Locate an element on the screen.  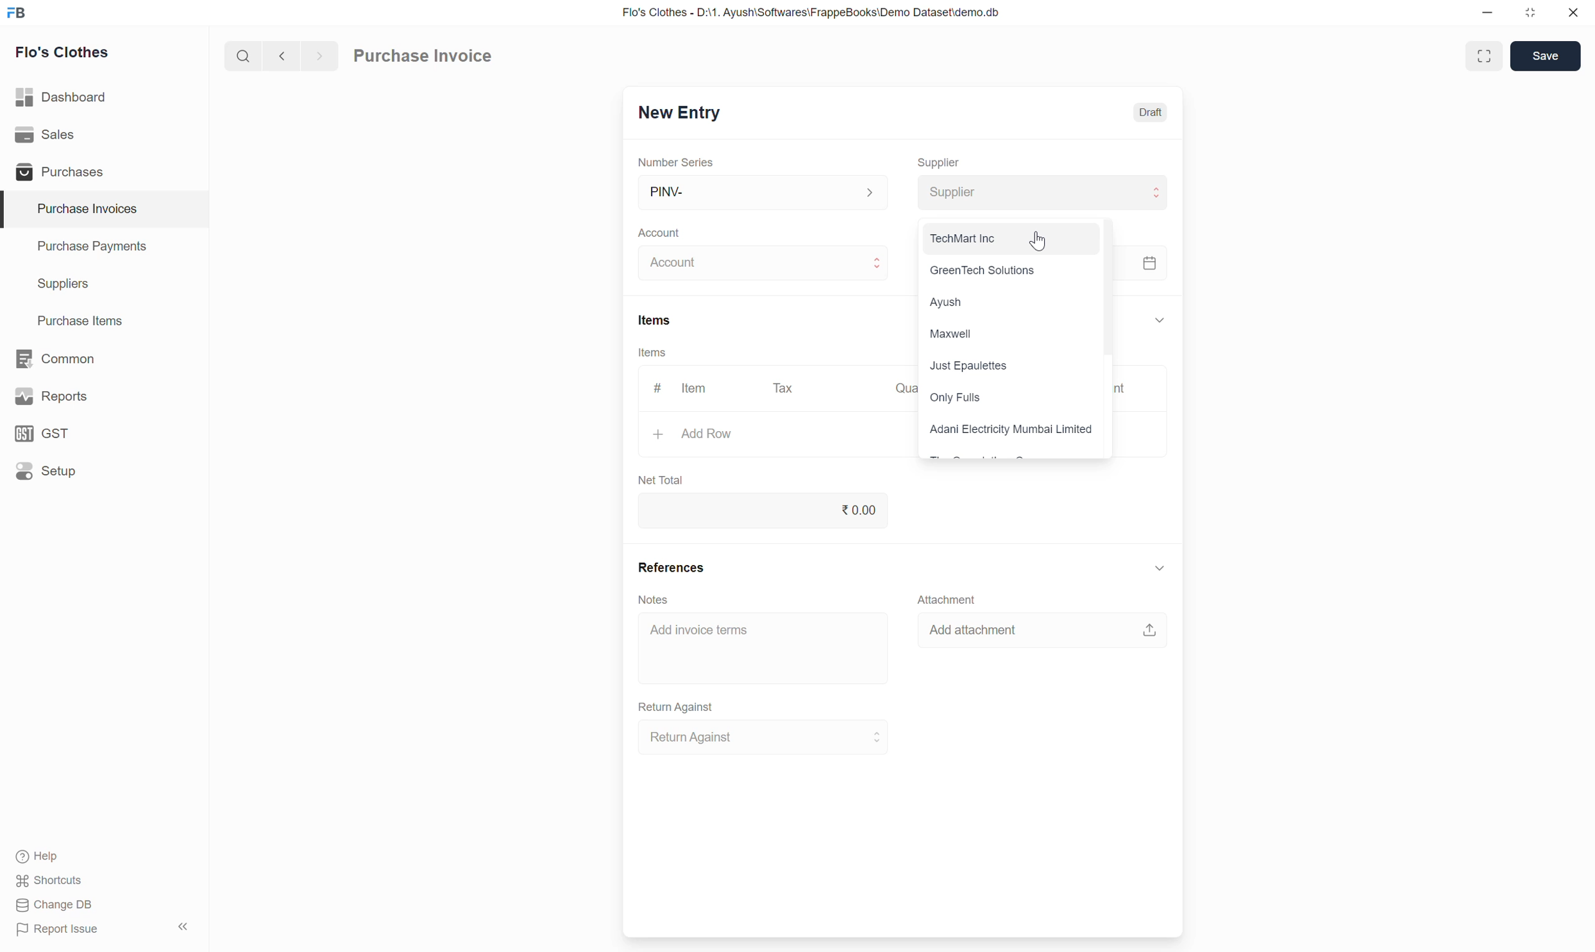
Vertical slide bar is located at coordinates (1107, 337).